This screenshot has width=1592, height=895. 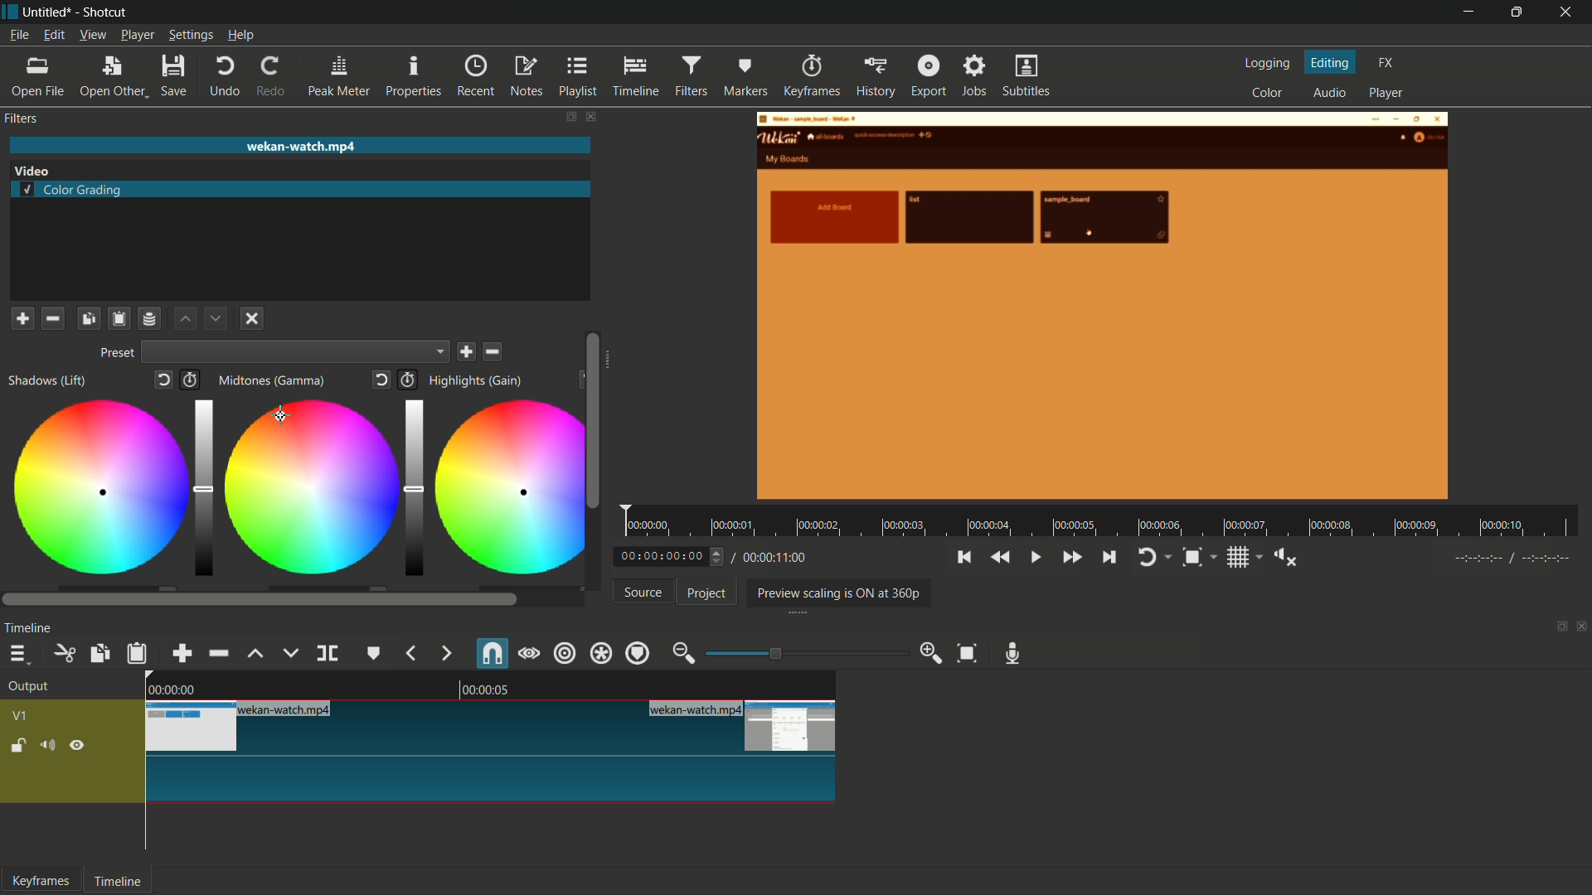 I want to click on lock, so click(x=19, y=747).